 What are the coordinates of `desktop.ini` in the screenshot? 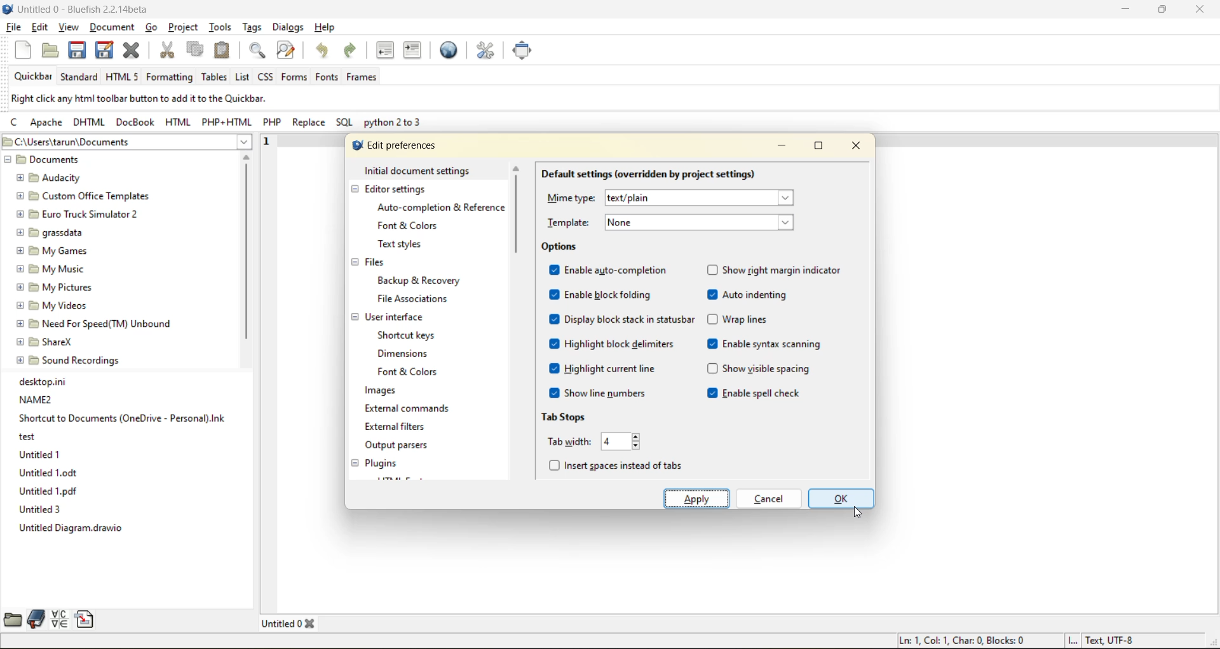 It's located at (46, 381).